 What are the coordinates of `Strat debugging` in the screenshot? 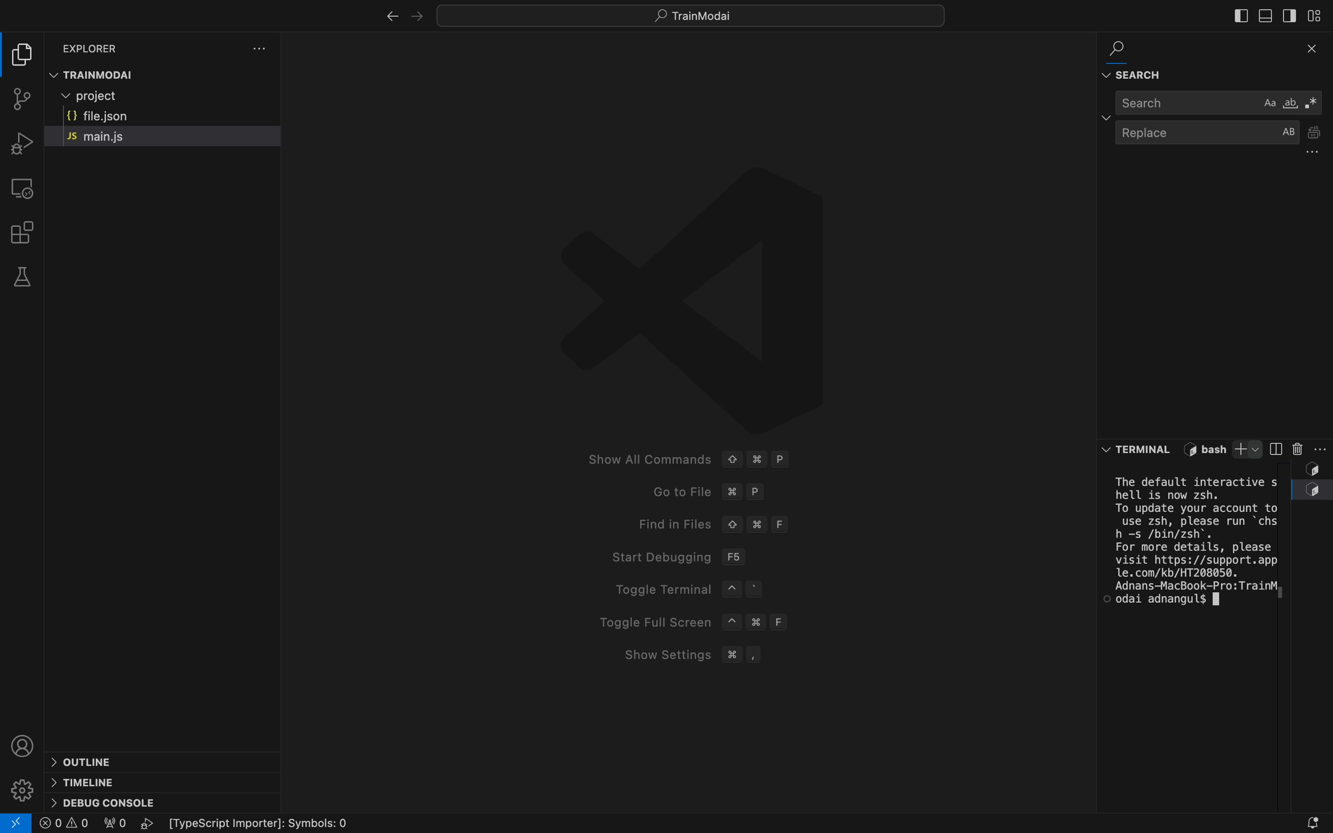 It's located at (741, 556).